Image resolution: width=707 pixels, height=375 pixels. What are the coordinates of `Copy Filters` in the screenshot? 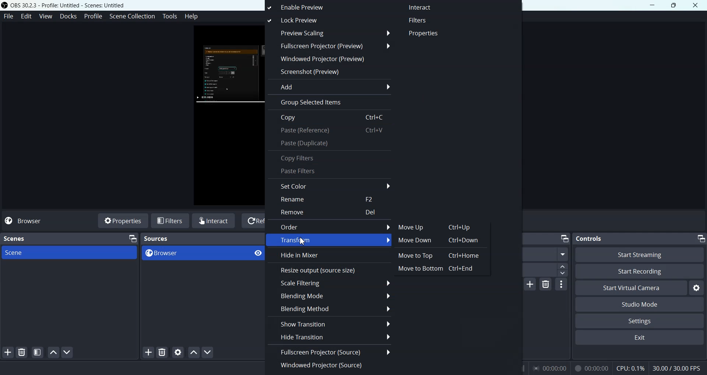 It's located at (330, 157).